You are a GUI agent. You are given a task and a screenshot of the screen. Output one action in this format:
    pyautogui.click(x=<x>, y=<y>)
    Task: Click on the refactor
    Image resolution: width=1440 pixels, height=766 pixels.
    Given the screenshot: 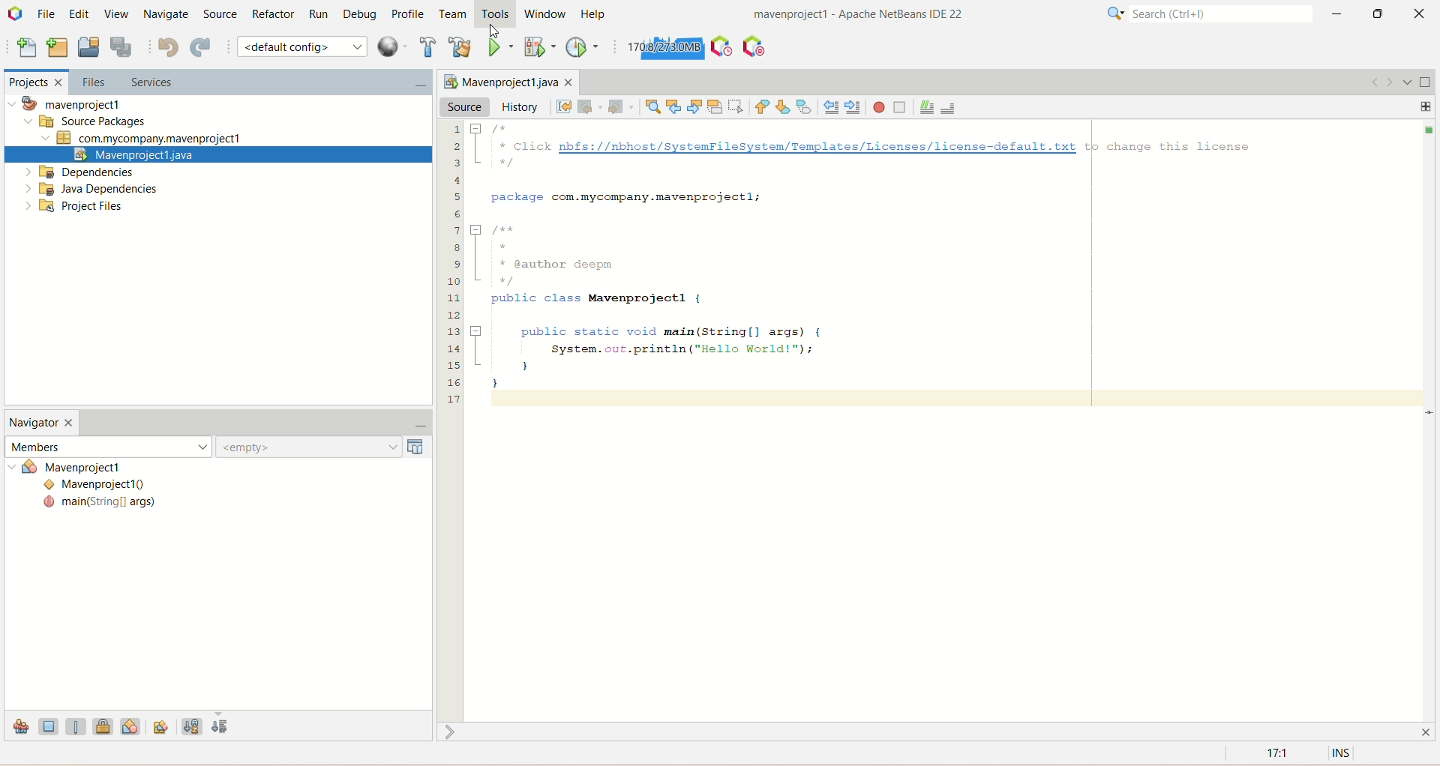 What is the action you would take?
    pyautogui.click(x=273, y=14)
    